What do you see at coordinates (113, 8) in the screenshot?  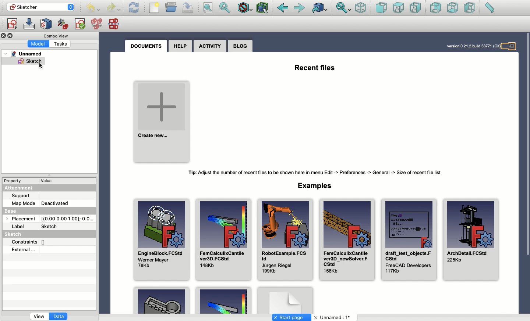 I see `Redo` at bounding box center [113, 8].